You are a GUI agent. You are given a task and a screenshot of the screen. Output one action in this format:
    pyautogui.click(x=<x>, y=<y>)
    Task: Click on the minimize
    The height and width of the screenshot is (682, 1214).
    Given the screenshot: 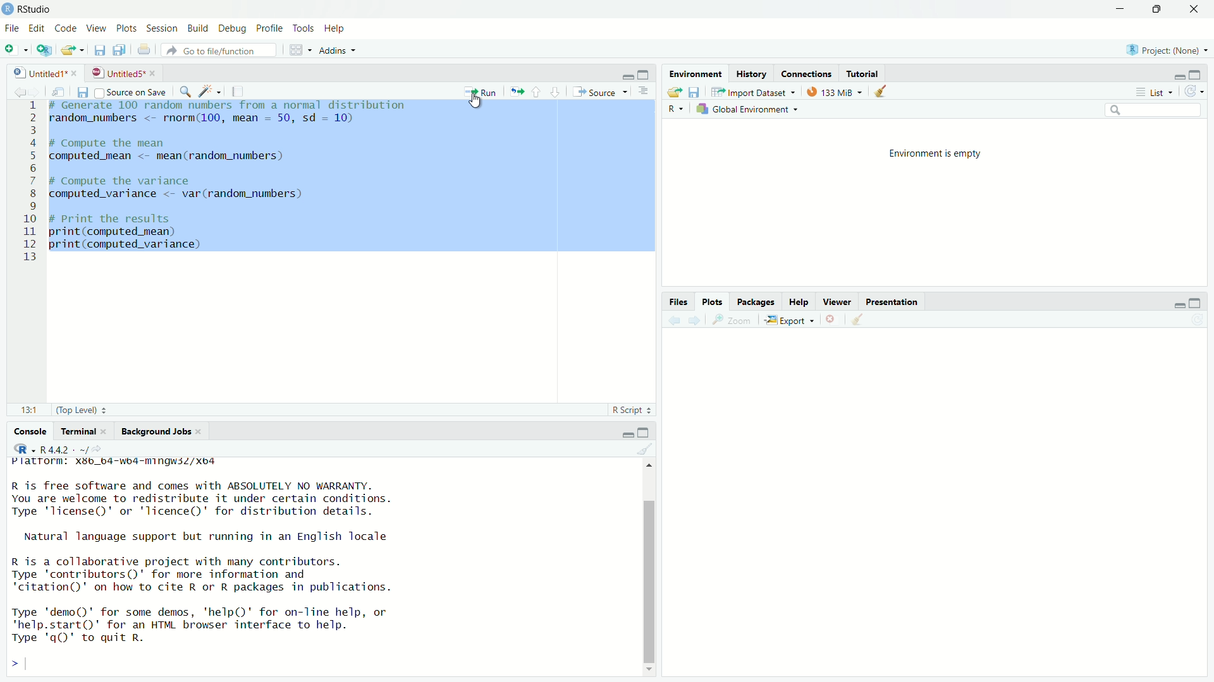 What is the action you would take?
    pyautogui.click(x=623, y=73)
    